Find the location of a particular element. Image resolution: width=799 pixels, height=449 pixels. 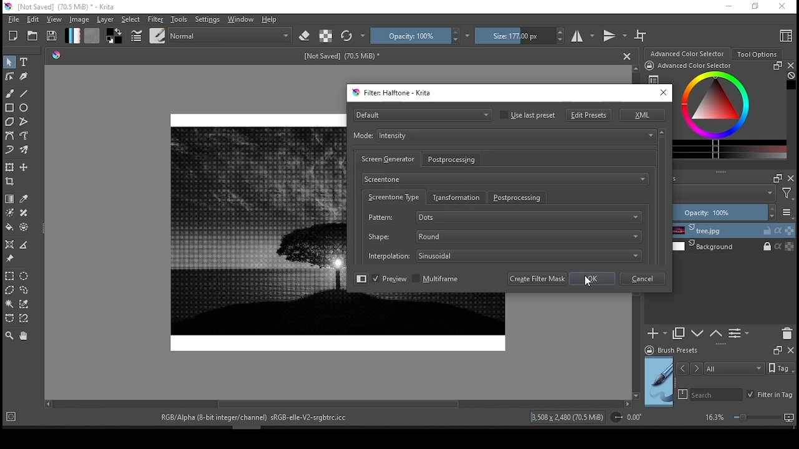

move layer or mask up is located at coordinates (719, 335).